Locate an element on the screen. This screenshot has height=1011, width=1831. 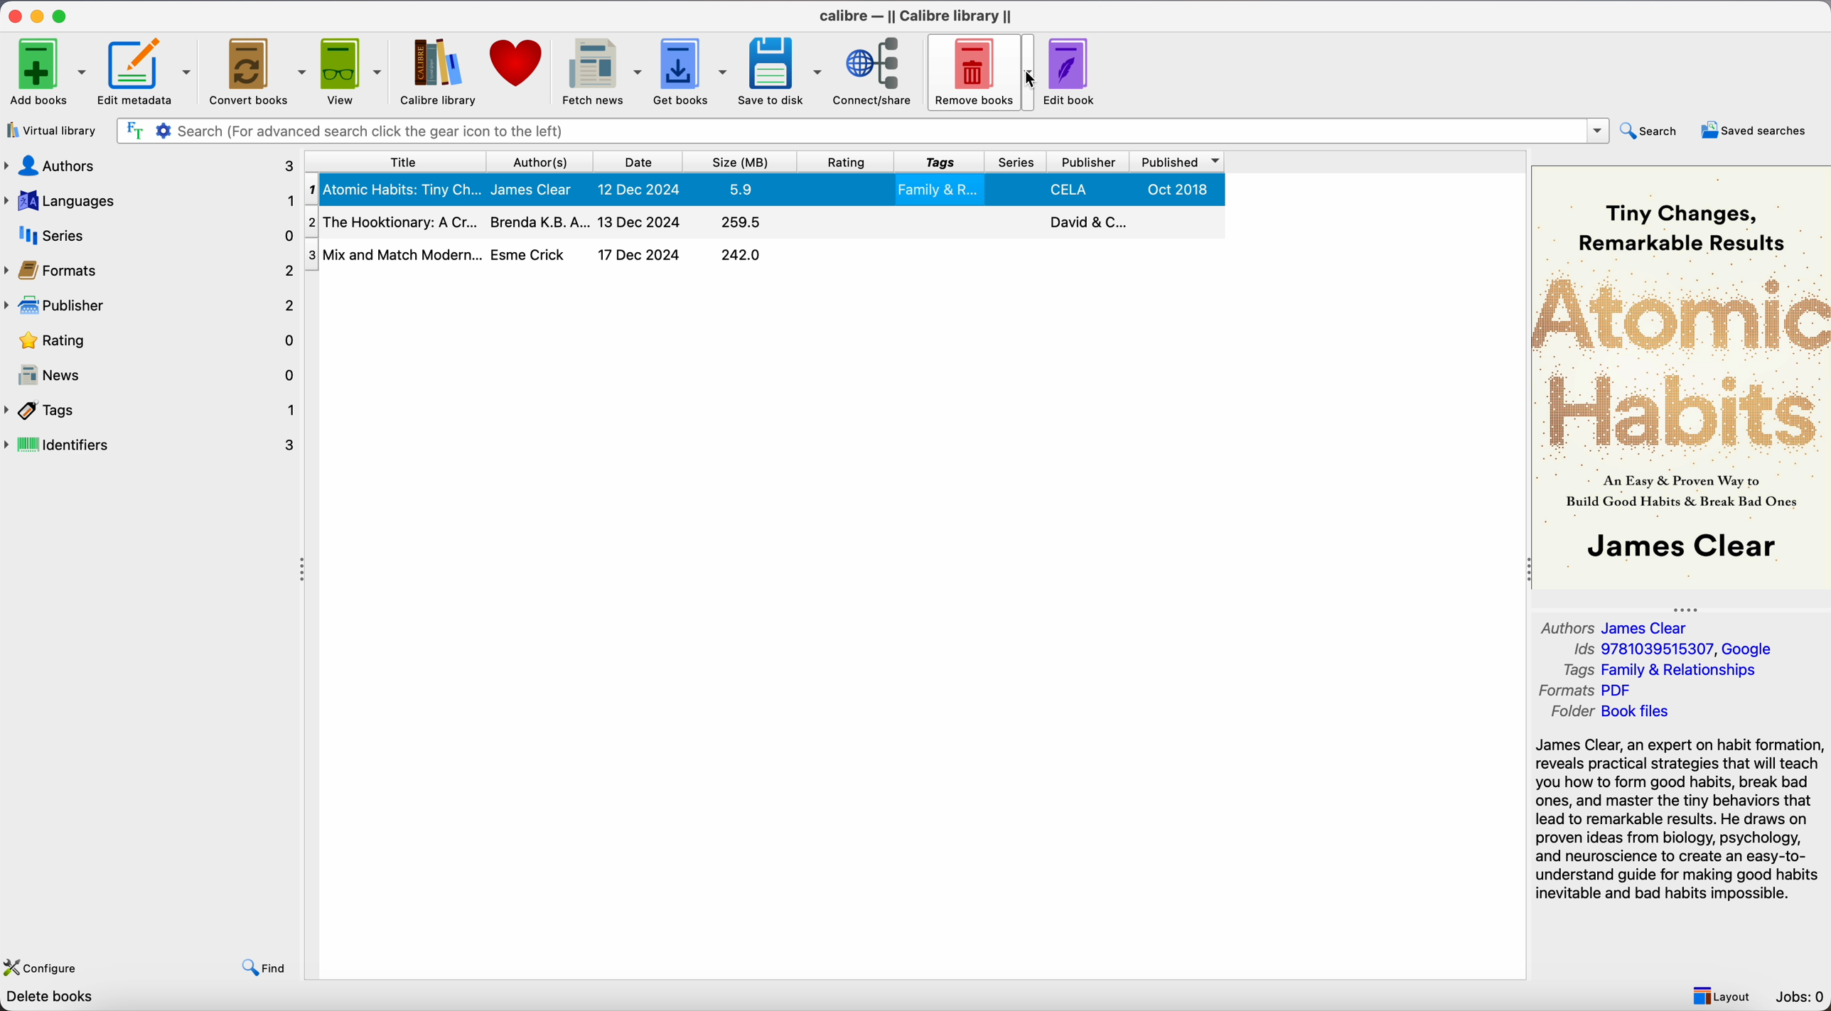
5.9 is located at coordinates (743, 189).